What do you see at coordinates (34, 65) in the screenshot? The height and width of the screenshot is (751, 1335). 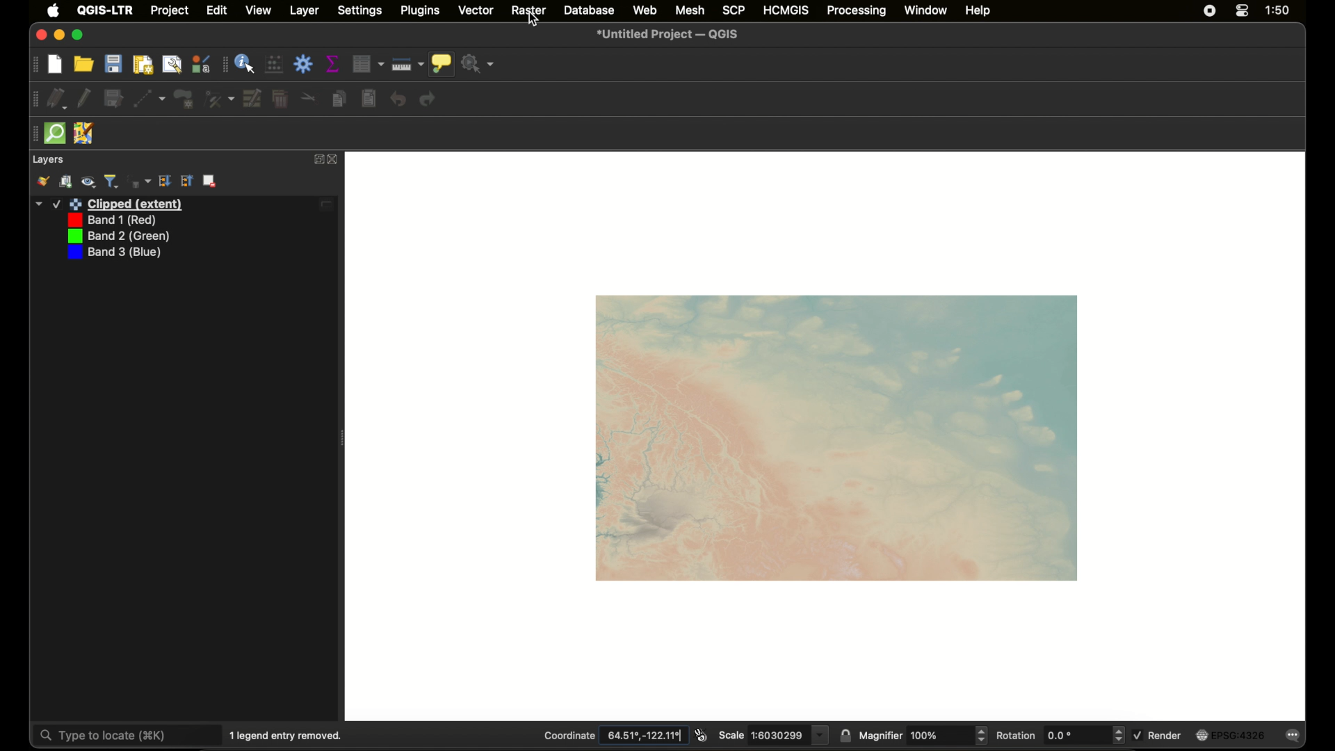 I see `drag handle` at bounding box center [34, 65].